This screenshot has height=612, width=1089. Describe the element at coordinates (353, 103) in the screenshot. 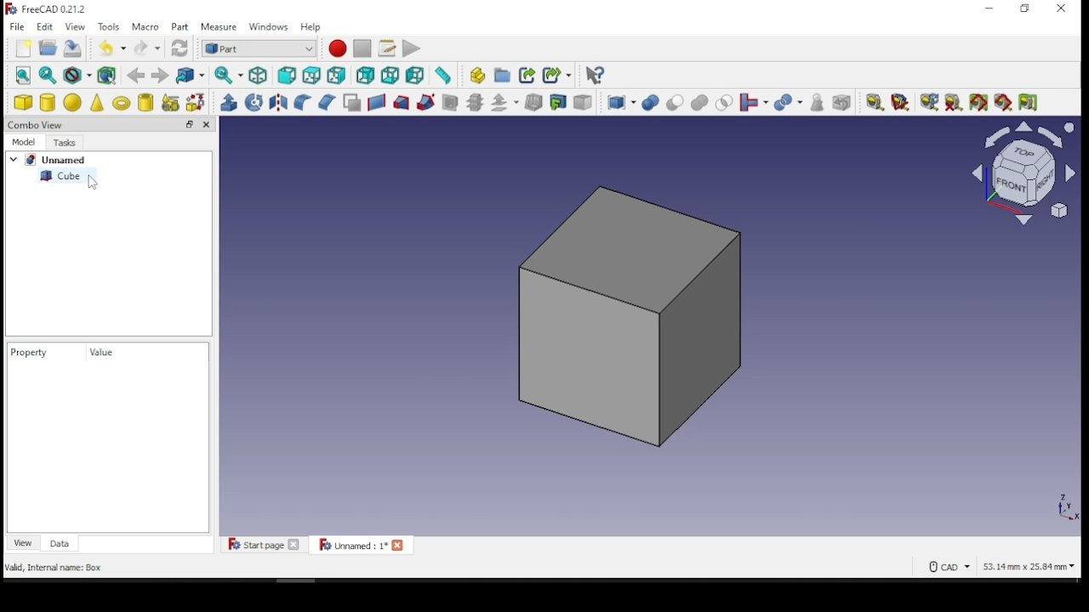

I see `make face from wires` at that location.